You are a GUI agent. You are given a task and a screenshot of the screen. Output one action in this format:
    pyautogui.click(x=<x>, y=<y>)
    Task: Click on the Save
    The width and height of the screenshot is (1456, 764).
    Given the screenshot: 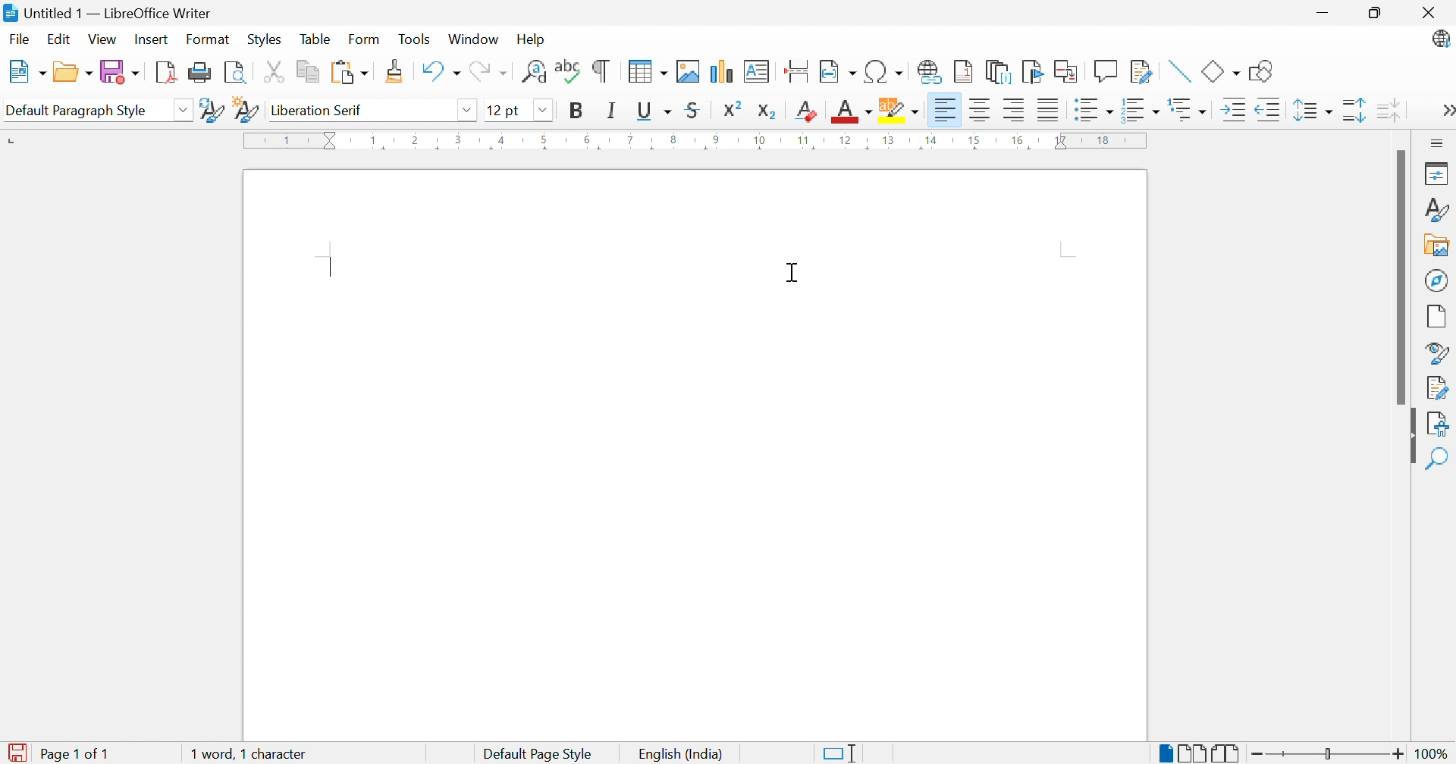 What is the action you would take?
    pyautogui.click(x=121, y=71)
    